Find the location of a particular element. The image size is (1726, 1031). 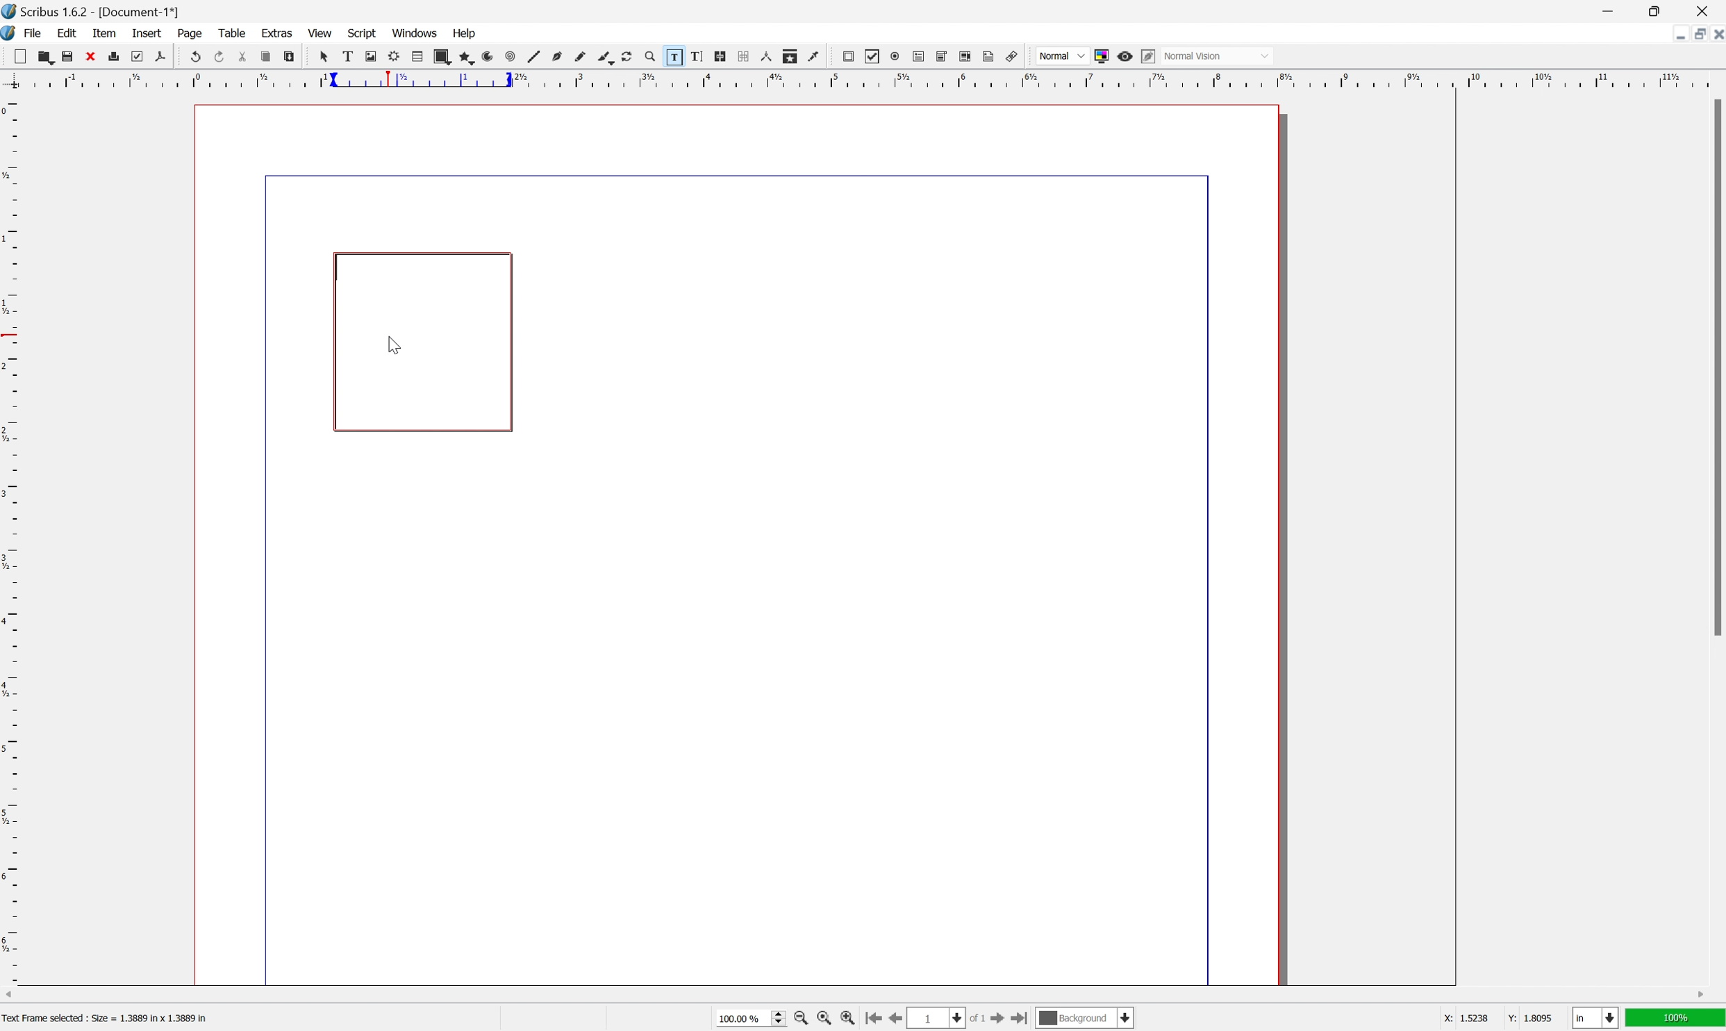

100% is located at coordinates (1677, 1021).